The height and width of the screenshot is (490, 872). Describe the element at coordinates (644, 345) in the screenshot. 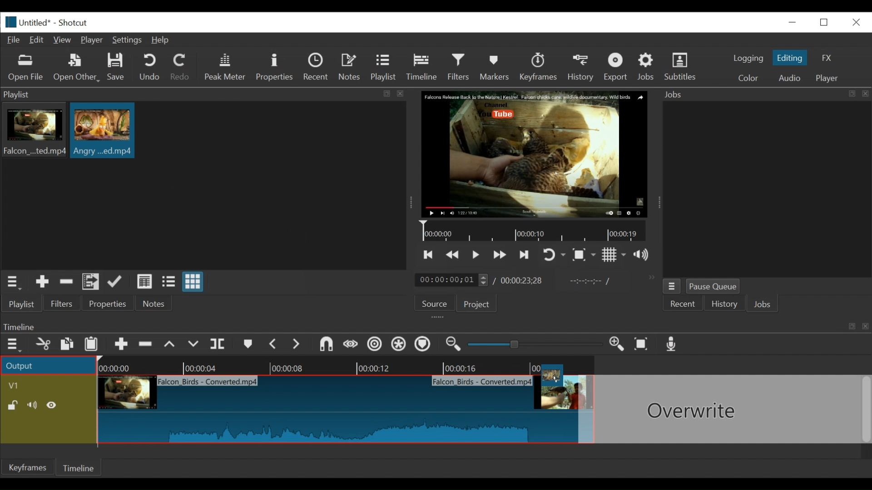

I see `Zoom timeline to fit` at that location.